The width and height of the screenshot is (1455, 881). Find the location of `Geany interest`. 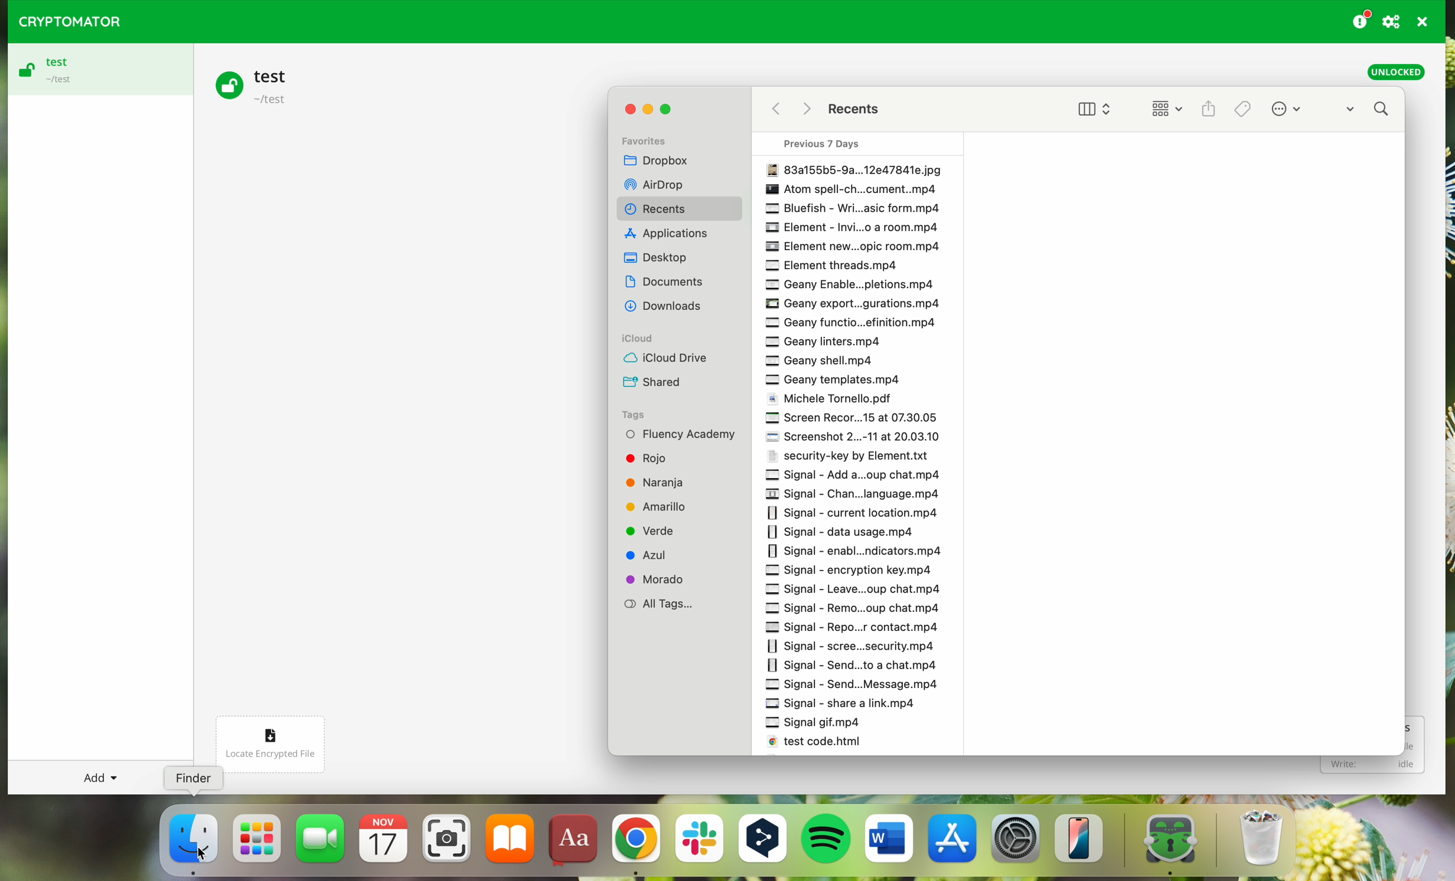

Geany interest is located at coordinates (828, 342).